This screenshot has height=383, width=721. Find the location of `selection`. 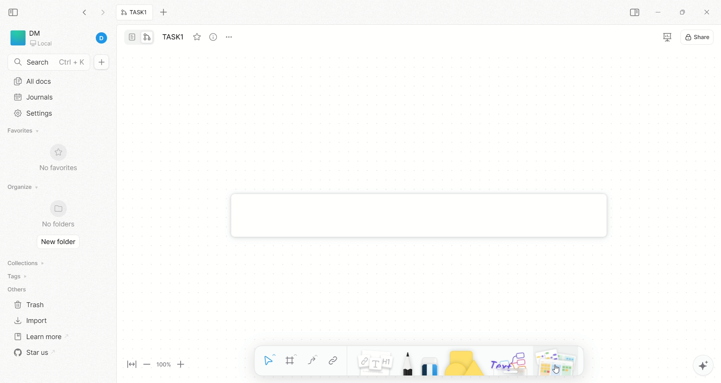

selection is located at coordinates (270, 362).